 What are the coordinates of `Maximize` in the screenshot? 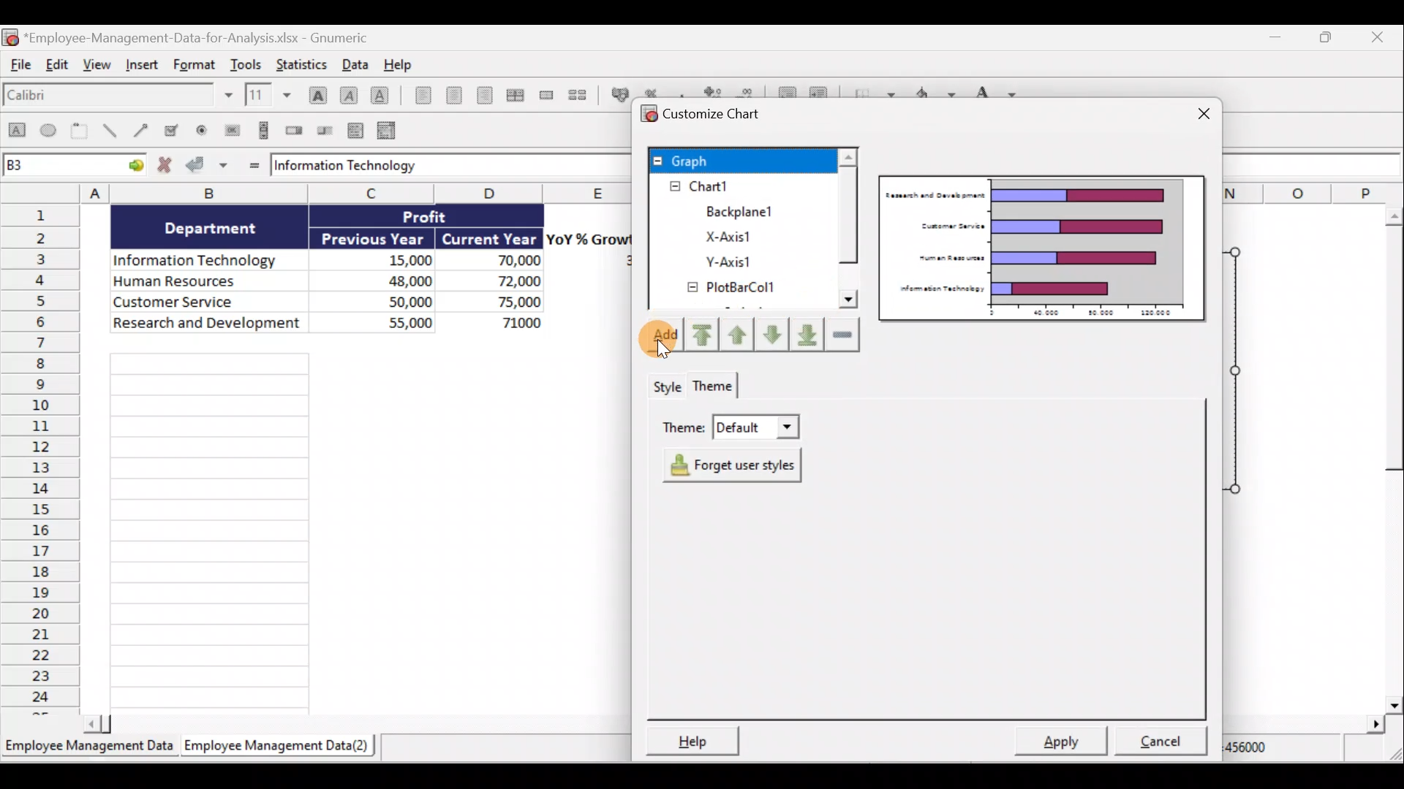 It's located at (1332, 39).